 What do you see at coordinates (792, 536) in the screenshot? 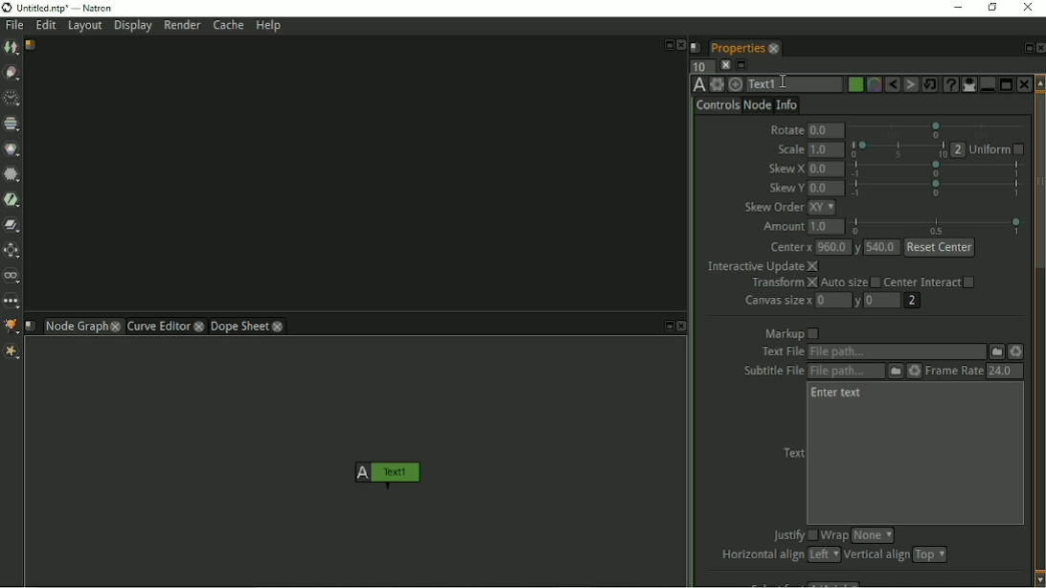
I see `Justify` at bounding box center [792, 536].